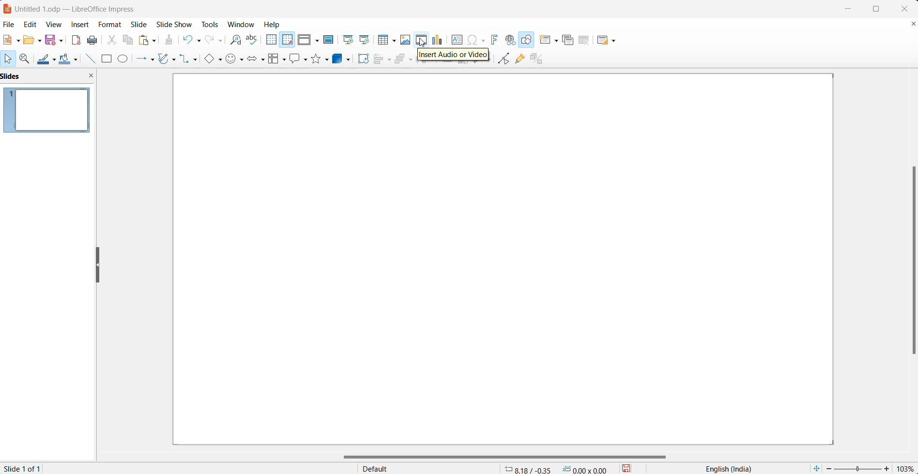 The width and height of the screenshot is (918, 474). Describe the element at coordinates (7, 9) in the screenshot. I see `logo` at that location.